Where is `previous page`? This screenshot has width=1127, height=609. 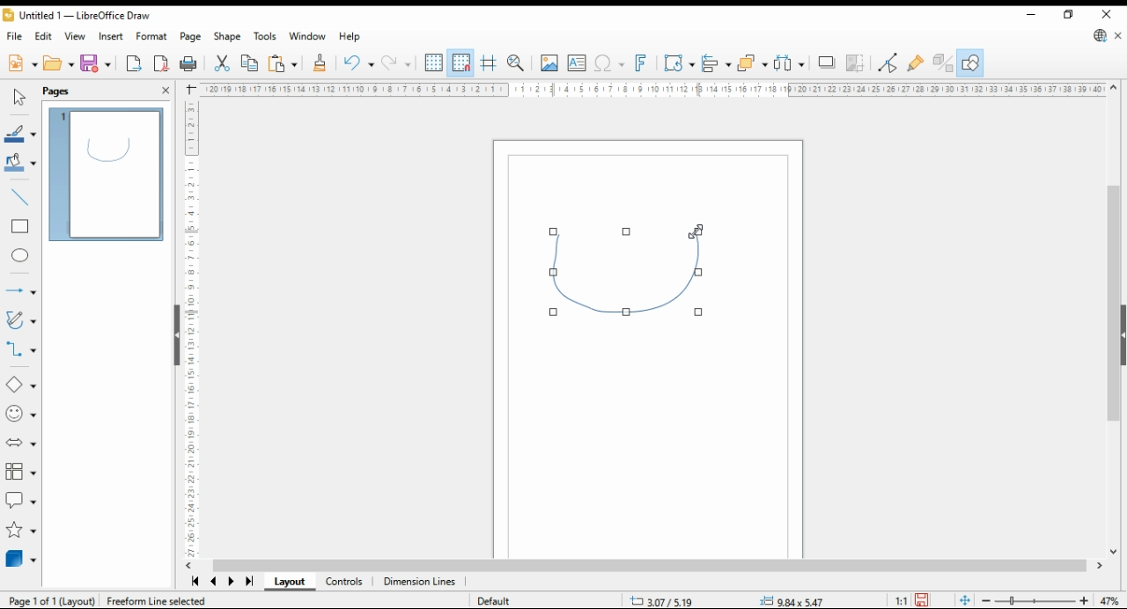
previous page is located at coordinates (215, 581).